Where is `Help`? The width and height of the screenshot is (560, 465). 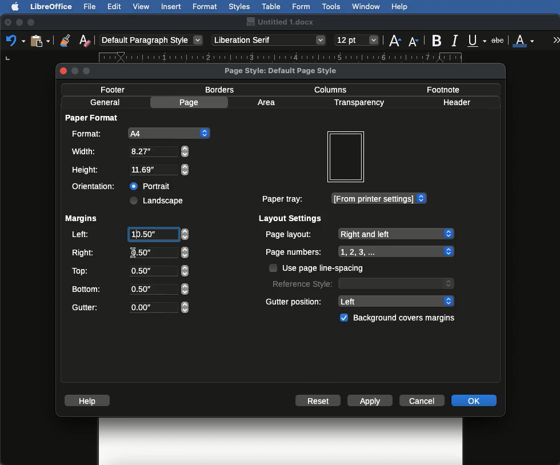
Help is located at coordinates (399, 7).